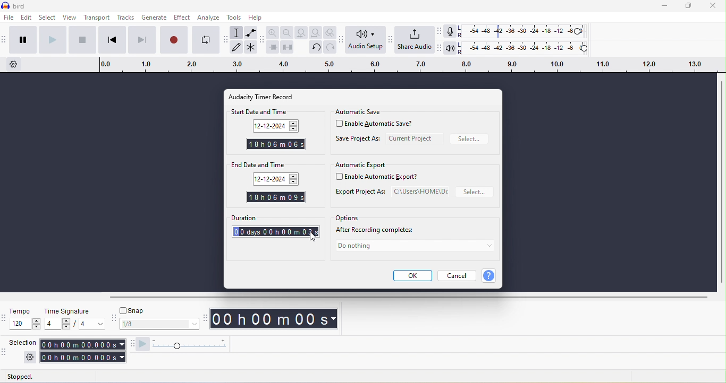  I want to click on settings, so click(29, 358).